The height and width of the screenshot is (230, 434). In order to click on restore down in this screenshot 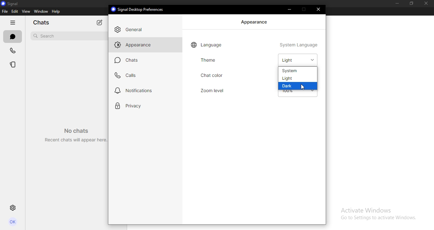, I will do `click(410, 3)`.